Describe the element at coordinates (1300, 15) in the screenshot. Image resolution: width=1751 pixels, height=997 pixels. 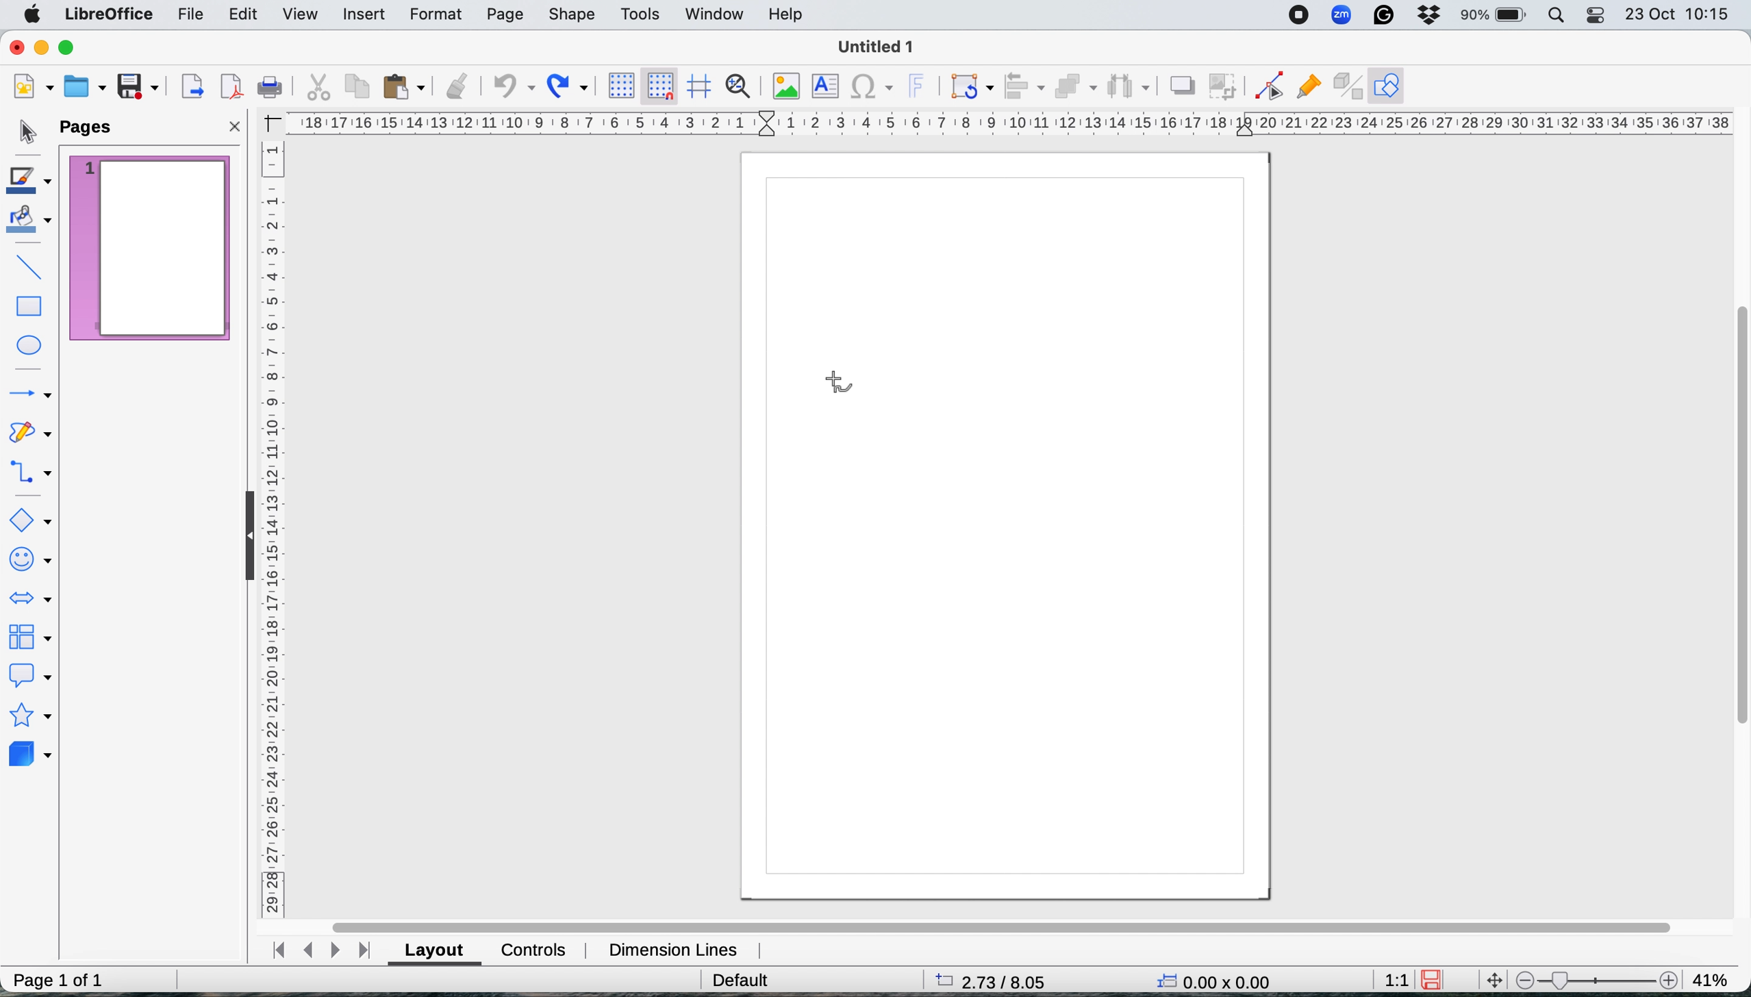
I see `screen recorder` at that location.